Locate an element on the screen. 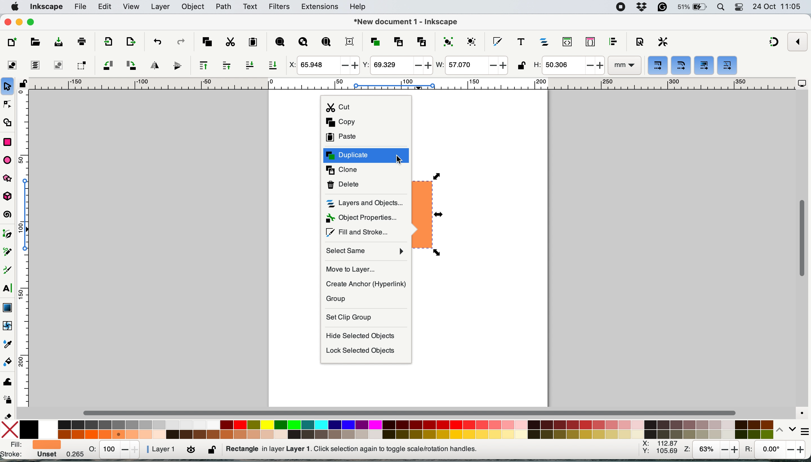 Image resolution: width=811 pixels, height=462 pixels. dropper tool is located at coordinates (8, 344).